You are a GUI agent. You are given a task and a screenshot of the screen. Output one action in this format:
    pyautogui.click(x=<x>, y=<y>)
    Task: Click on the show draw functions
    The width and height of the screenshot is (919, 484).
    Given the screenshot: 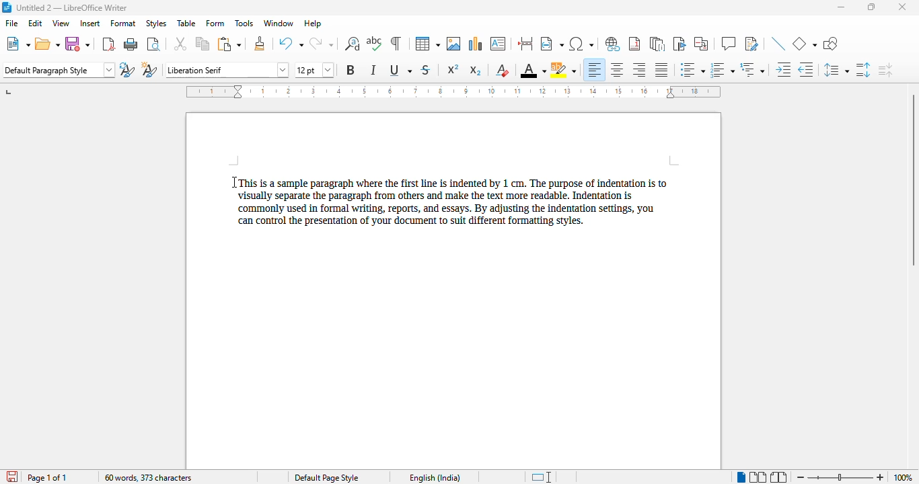 What is the action you would take?
    pyautogui.click(x=832, y=44)
    